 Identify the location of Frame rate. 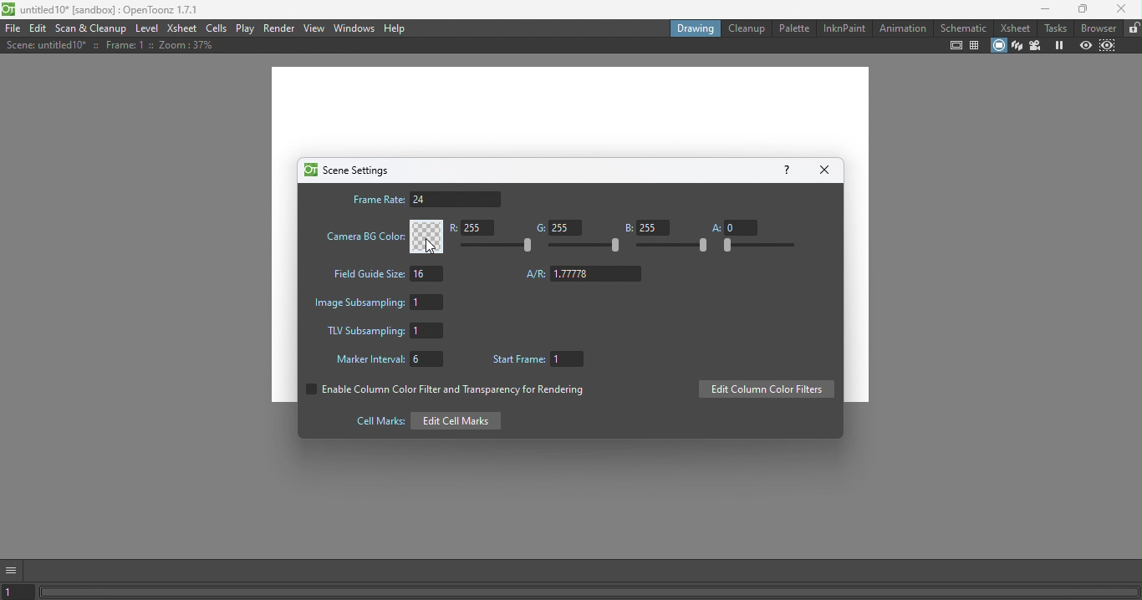
(426, 199).